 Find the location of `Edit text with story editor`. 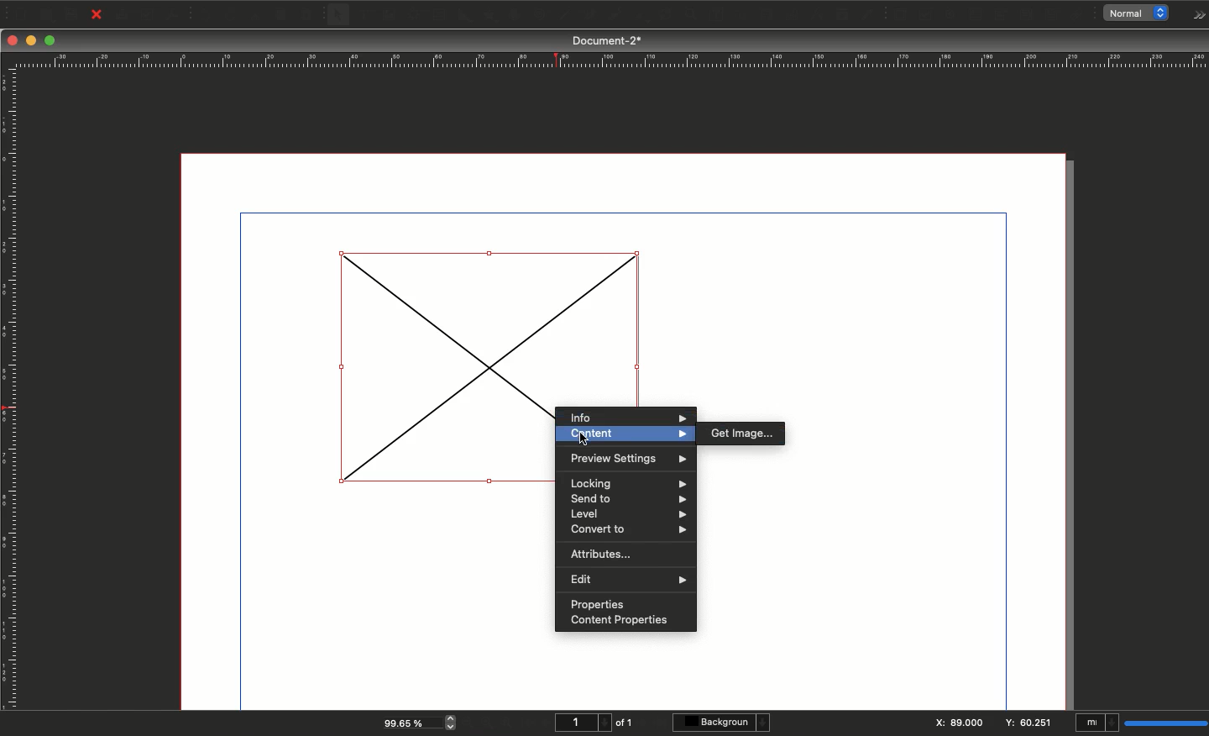

Edit text with story editor is located at coordinates (726, 15).